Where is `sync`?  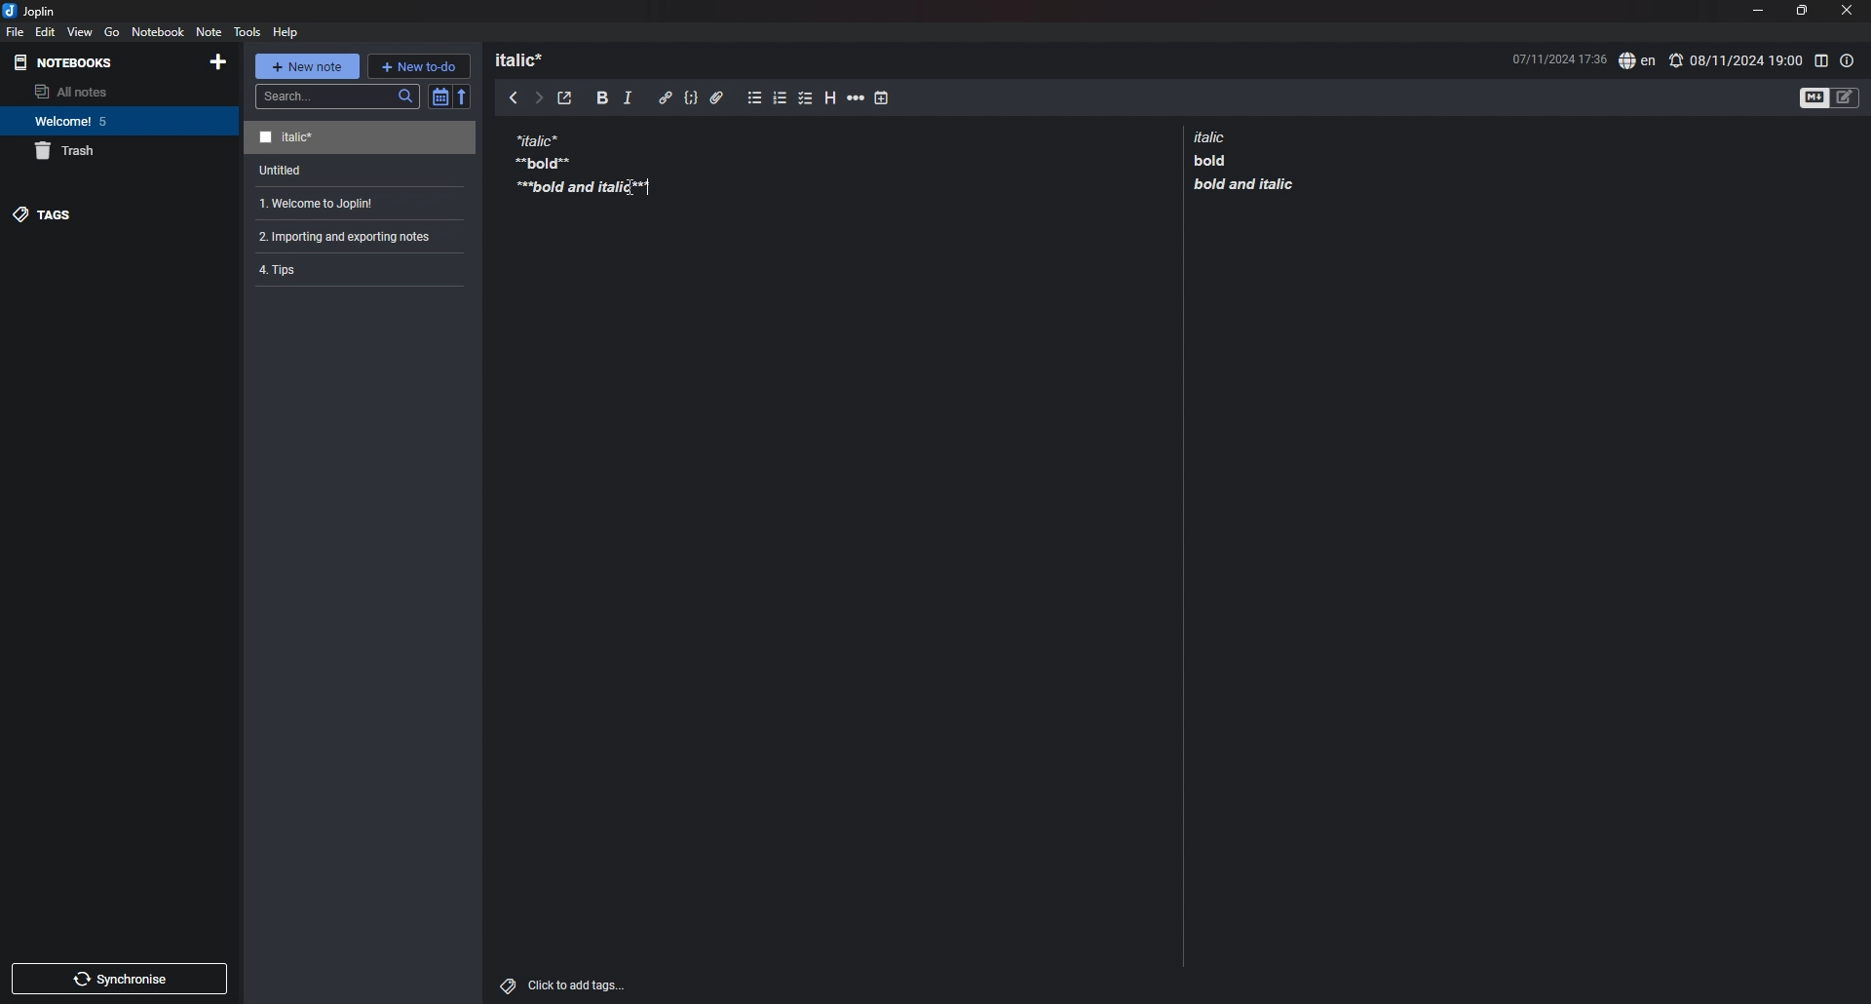
sync is located at coordinates (121, 979).